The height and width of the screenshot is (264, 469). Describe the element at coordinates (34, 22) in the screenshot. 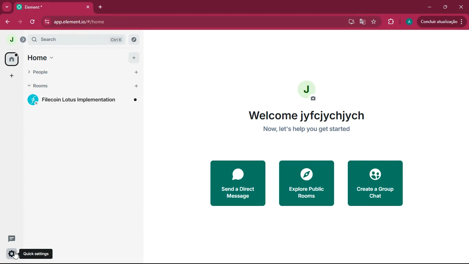

I see `refresh` at that location.